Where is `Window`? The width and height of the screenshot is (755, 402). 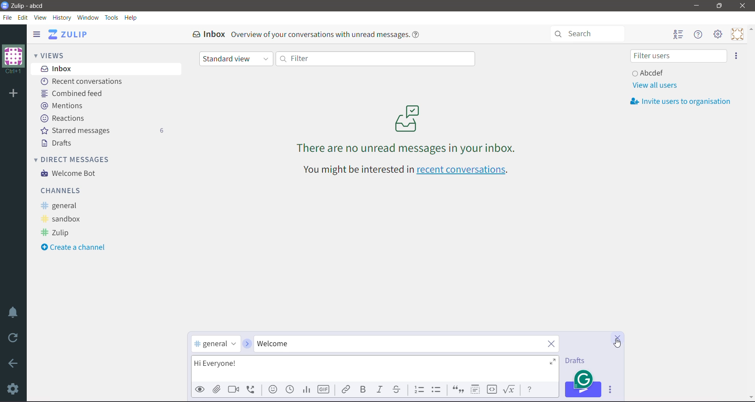 Window is located at coordinates (88, 17).